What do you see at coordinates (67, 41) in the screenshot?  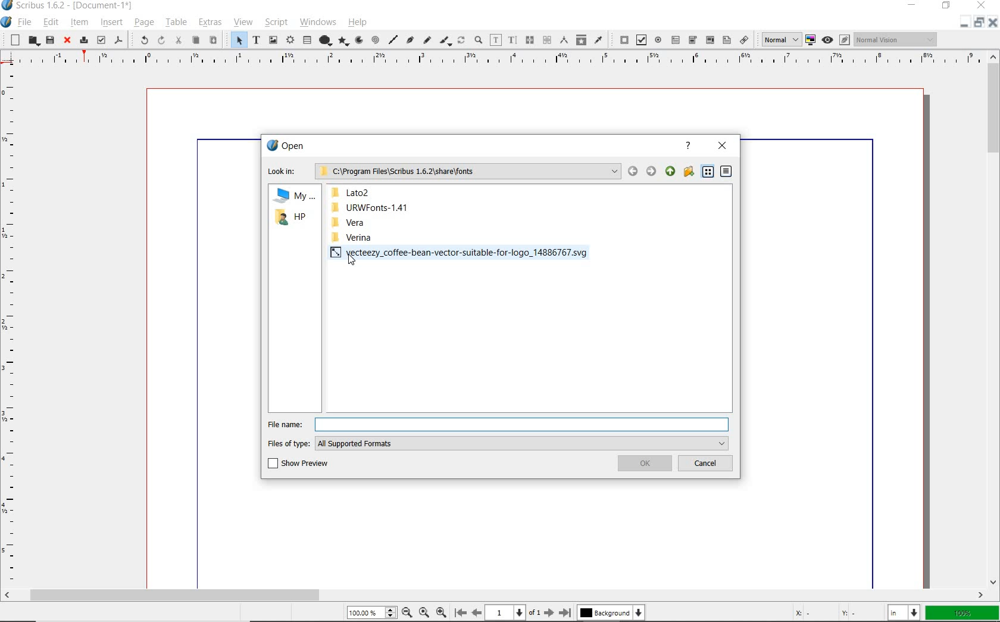 I see `close` at bounding box center [67, 41].